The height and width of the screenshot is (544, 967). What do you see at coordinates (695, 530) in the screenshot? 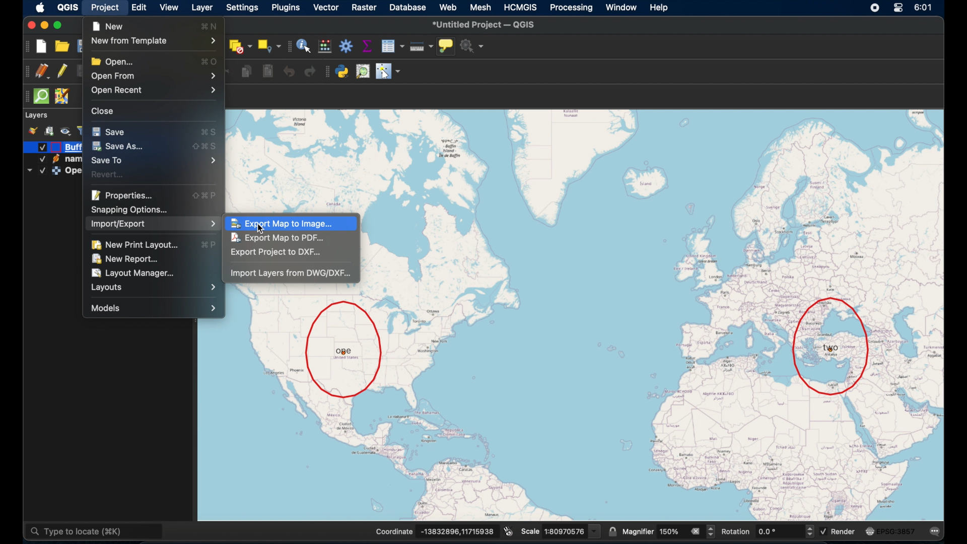
I see `remove all` at bounding box center [695, 530].